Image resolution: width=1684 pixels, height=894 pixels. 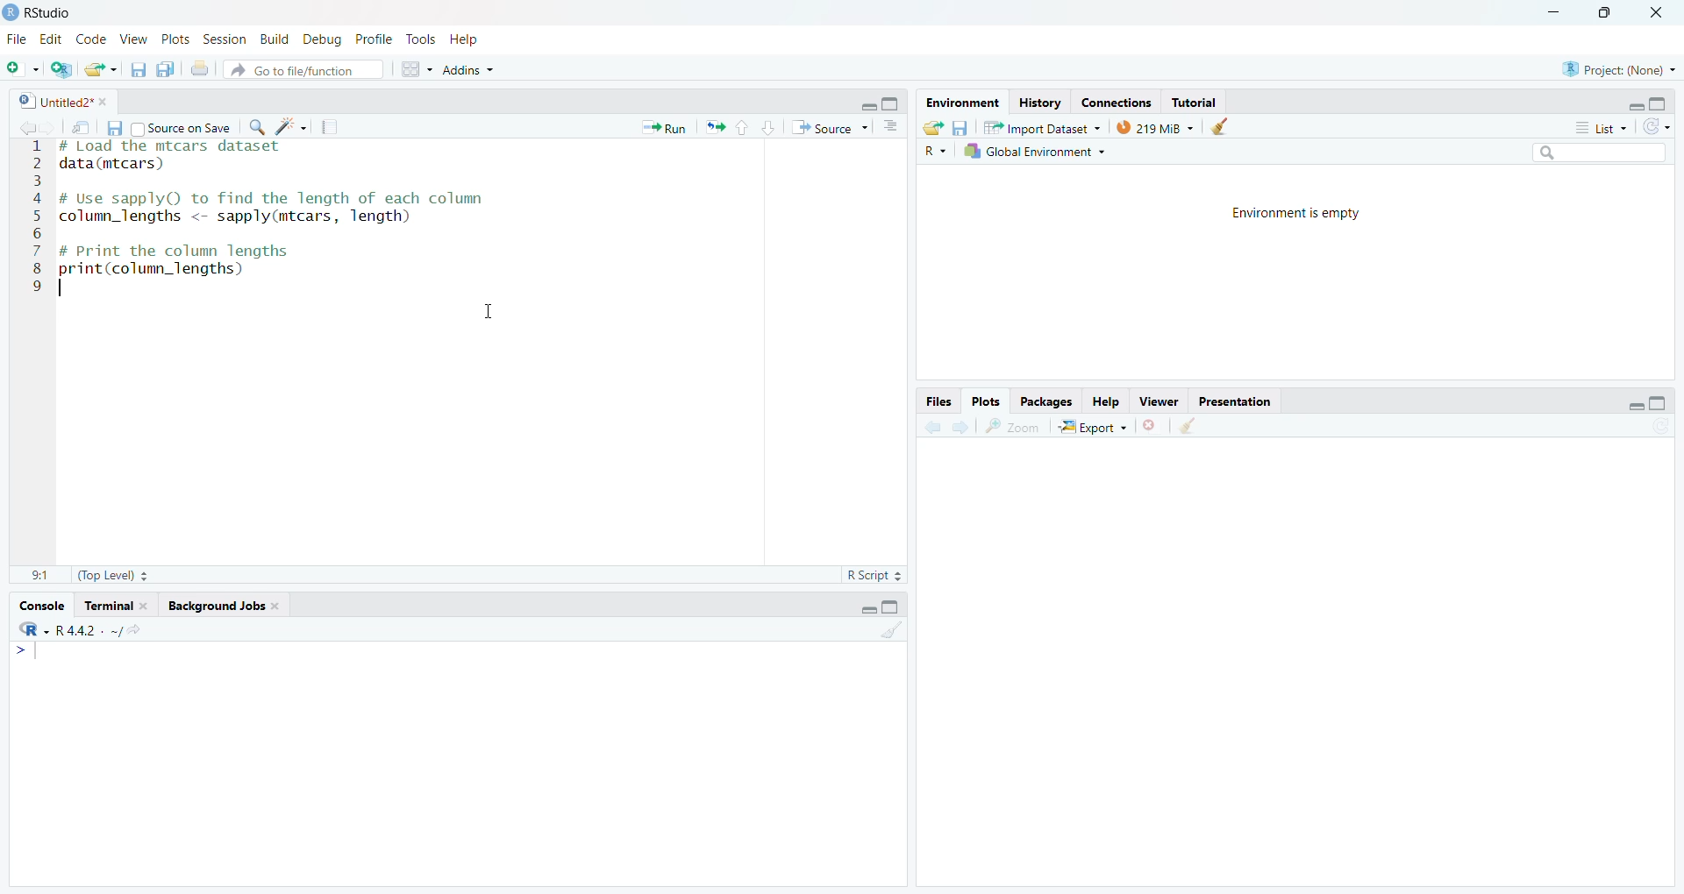 I want to click on File, so click(x=19, y=38).